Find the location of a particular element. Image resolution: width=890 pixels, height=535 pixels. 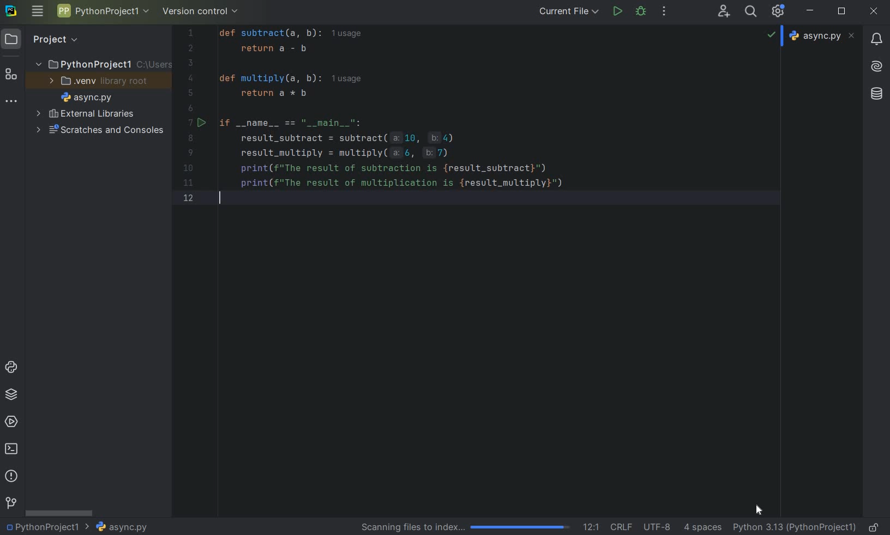

external libraries is located at coordinates (87, 113).